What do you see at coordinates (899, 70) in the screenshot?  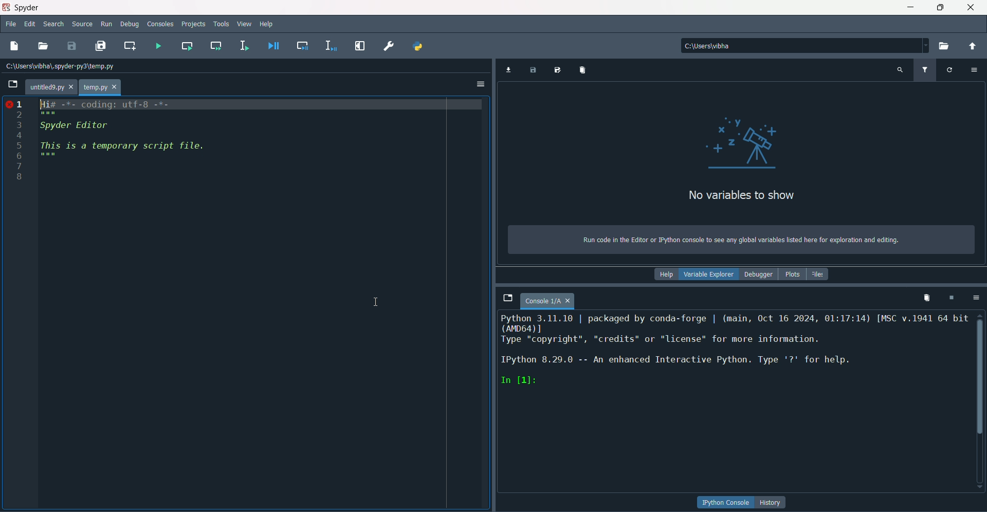 I see `search variable` at bounding box center [899, 70].